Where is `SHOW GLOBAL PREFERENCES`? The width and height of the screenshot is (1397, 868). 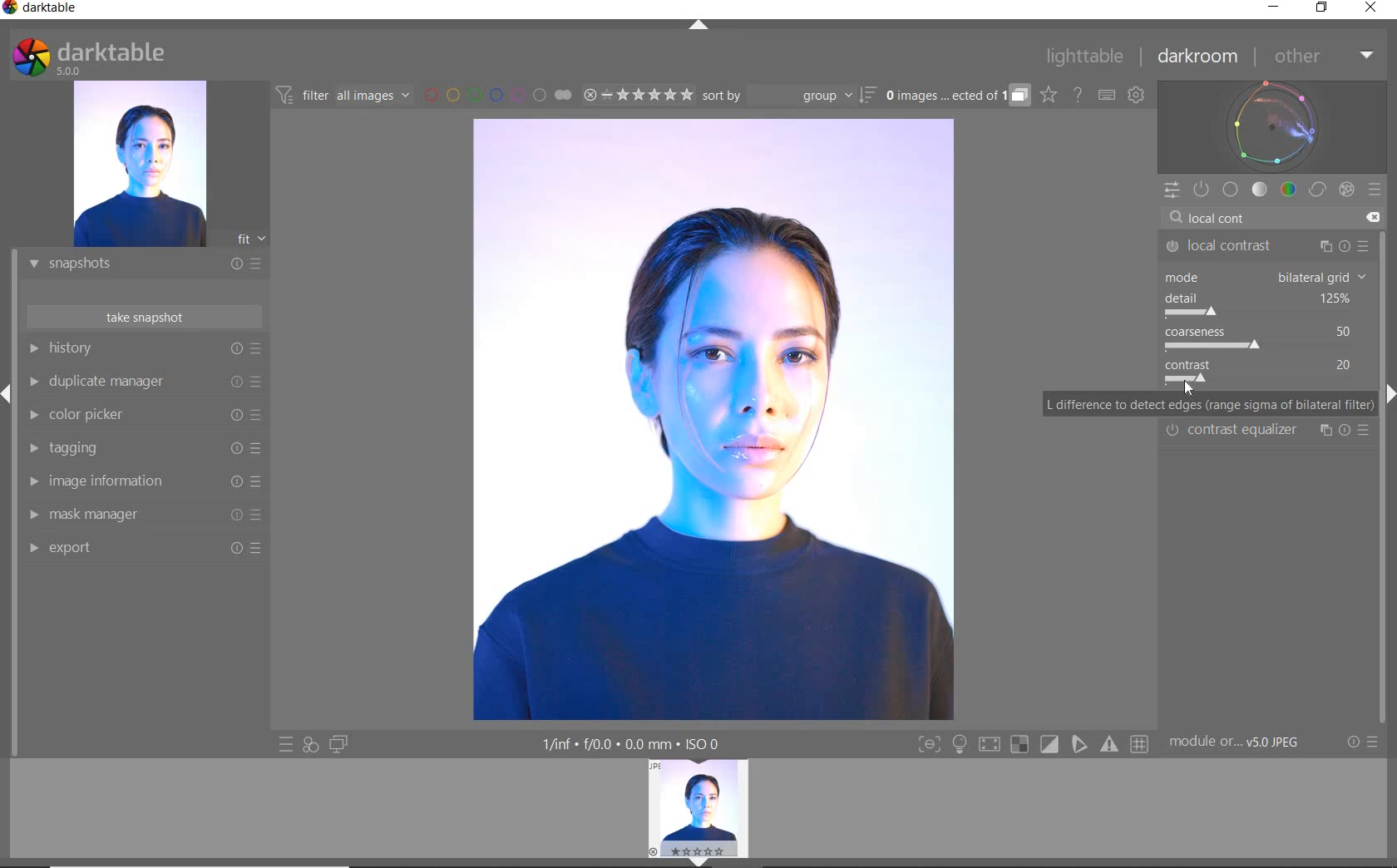 SHOW GLOBAL PREFERENCES is located at coordinates (1136, 96).